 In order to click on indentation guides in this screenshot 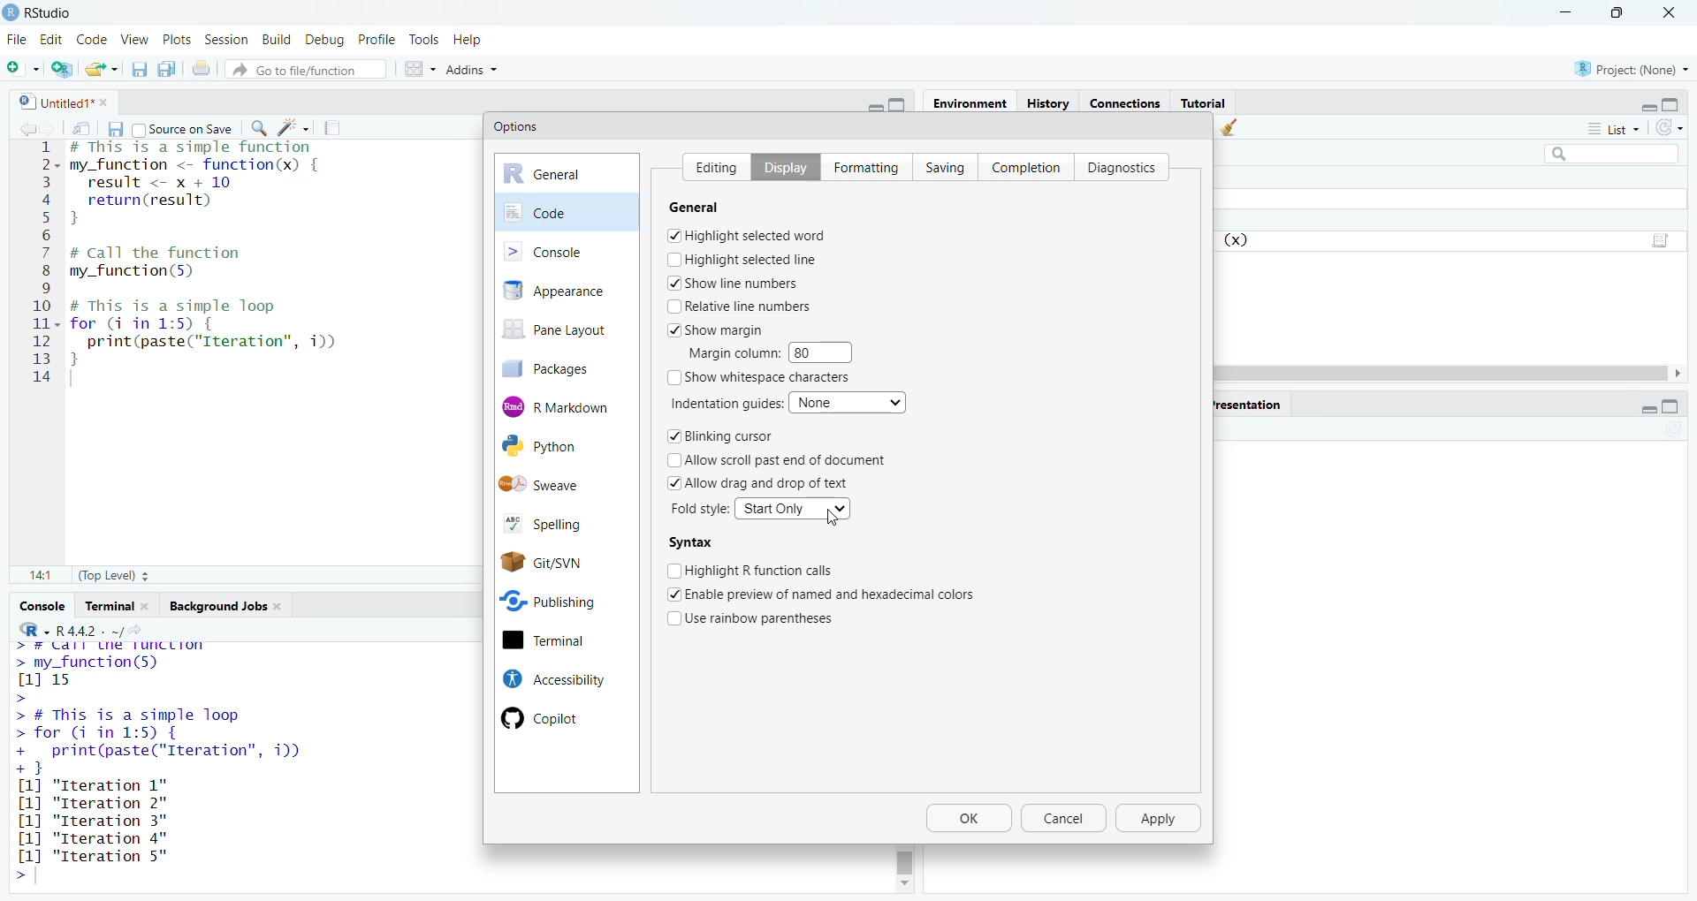, I will do `click(724, 403)`.